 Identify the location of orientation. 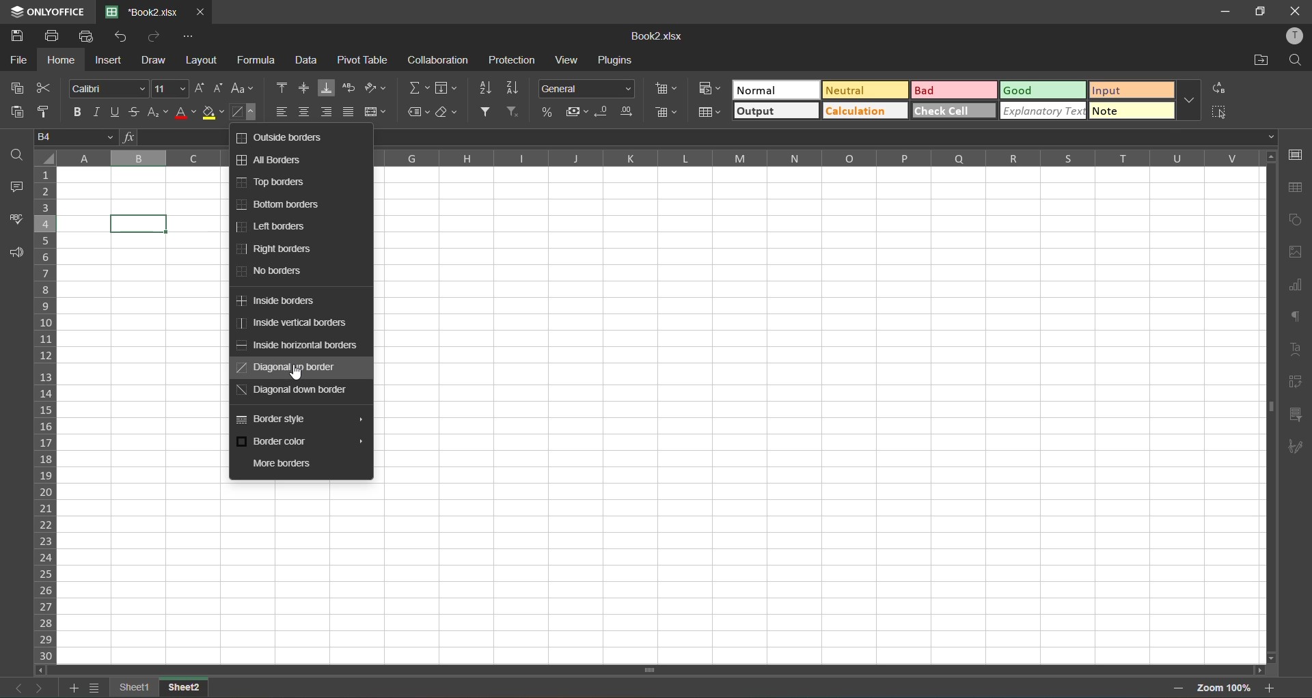
(375, 88).